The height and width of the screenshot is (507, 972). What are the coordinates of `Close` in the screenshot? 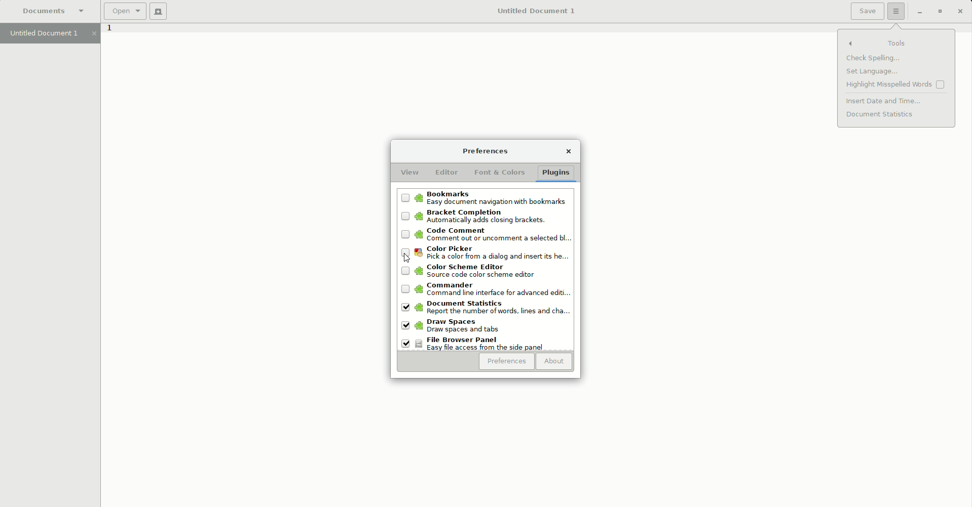 It's located at (959, 11).